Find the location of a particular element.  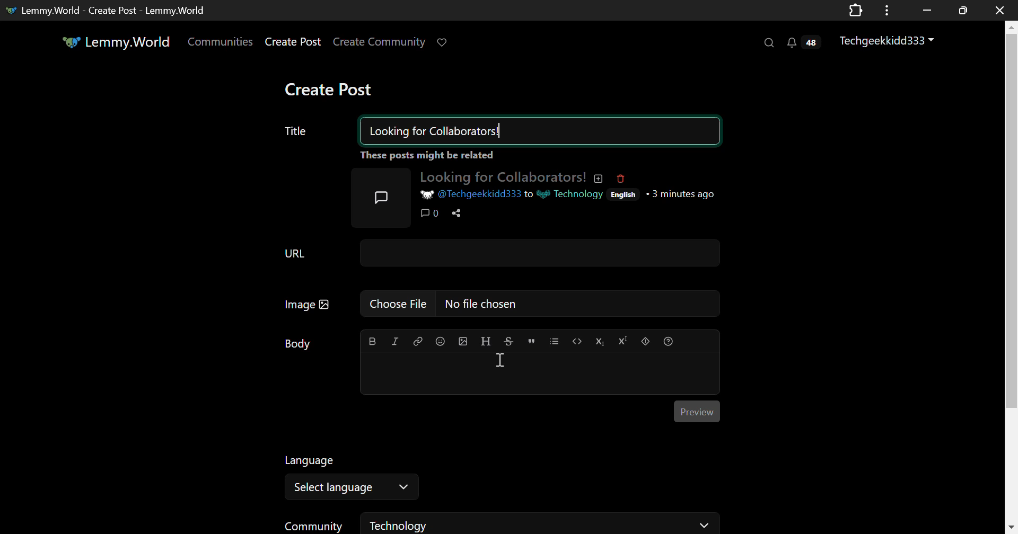

superscript is located at coordinates (623, 341).